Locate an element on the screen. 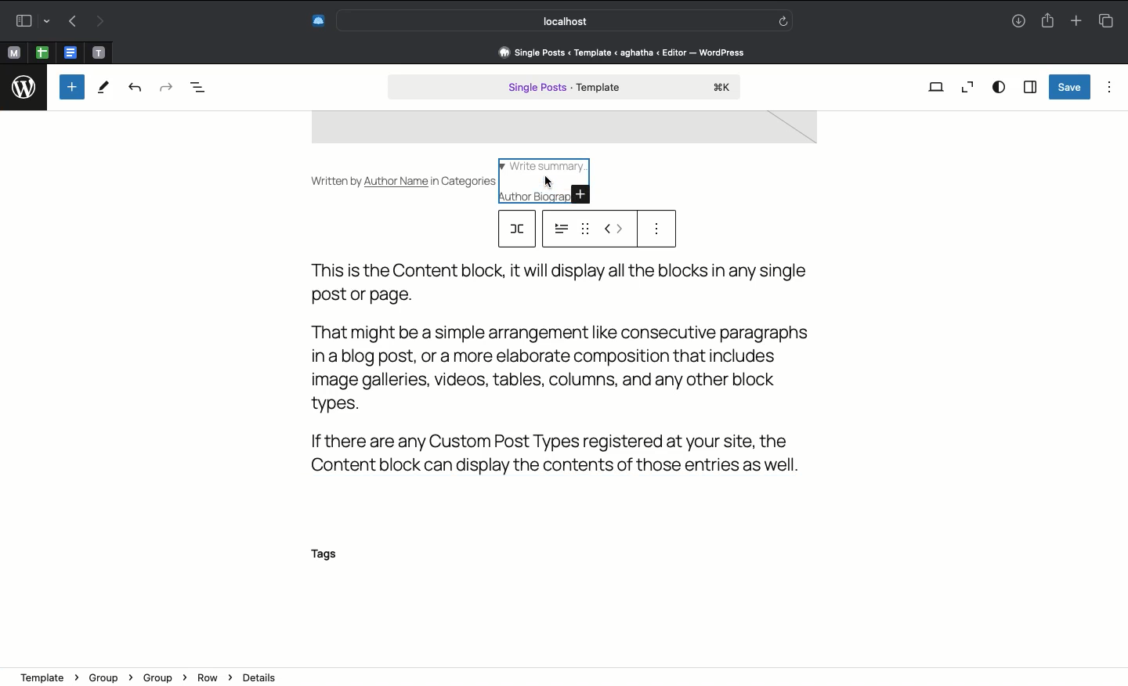 This screenshot has width=1128, height=686. Move left right is located at coordinates (613, 229).